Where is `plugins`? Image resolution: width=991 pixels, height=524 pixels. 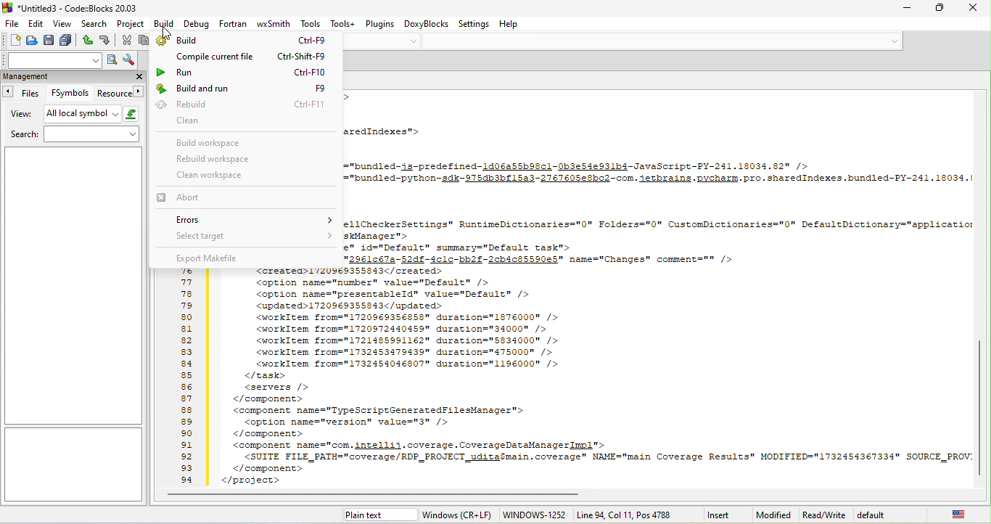
plugins is located at coordinates (383, 24).